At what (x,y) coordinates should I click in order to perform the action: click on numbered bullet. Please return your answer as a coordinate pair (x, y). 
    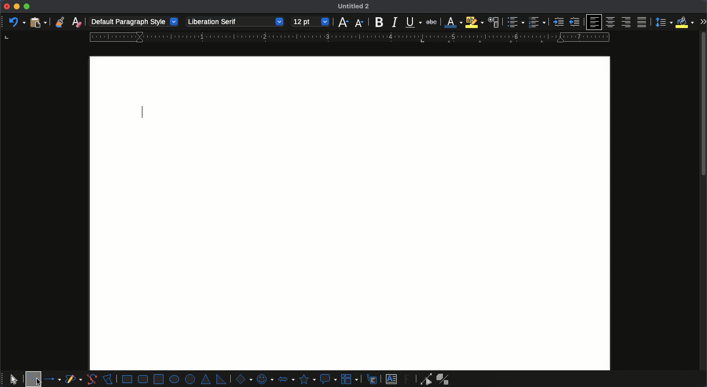
    Looking at the image, I should click on (537, 22).